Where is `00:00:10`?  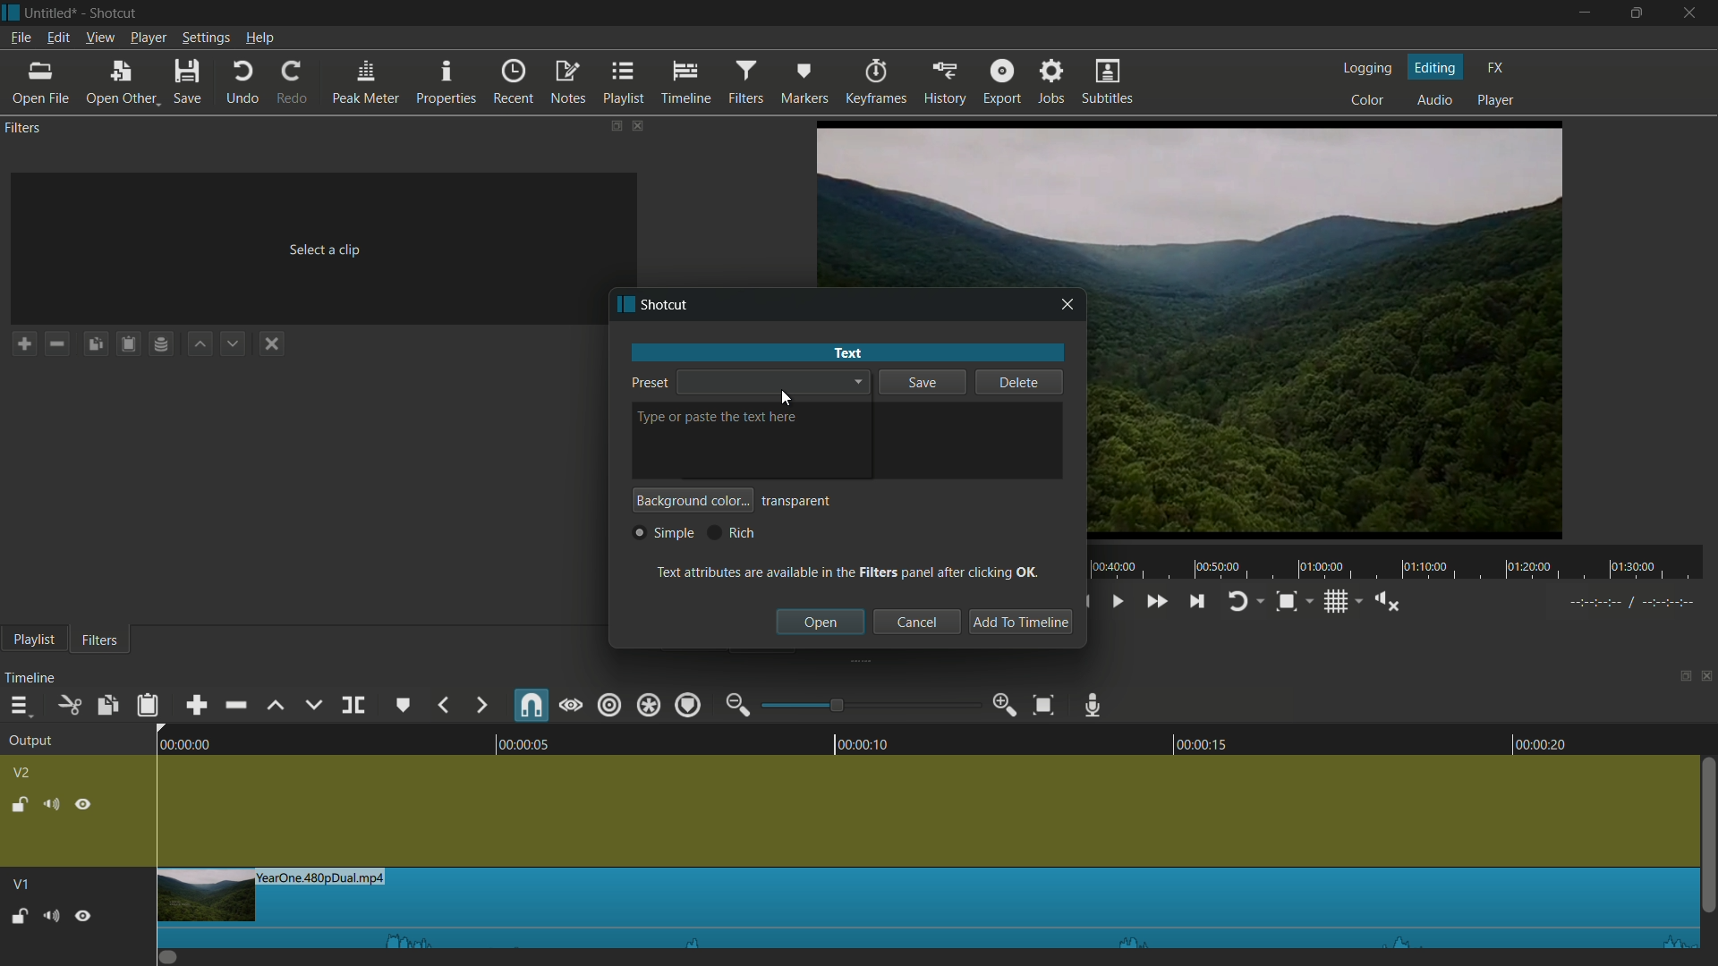 00:00:10 is located at coordinates (866, 741).